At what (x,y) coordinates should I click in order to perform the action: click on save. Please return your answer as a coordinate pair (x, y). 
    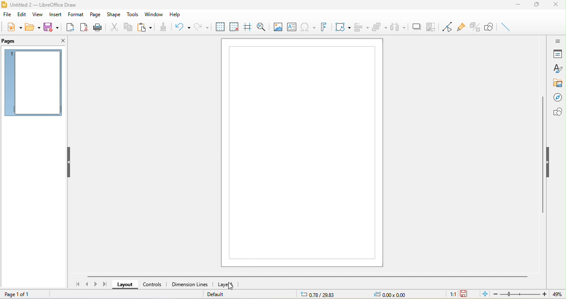
    Looking at the image, I should click on (52, 28).